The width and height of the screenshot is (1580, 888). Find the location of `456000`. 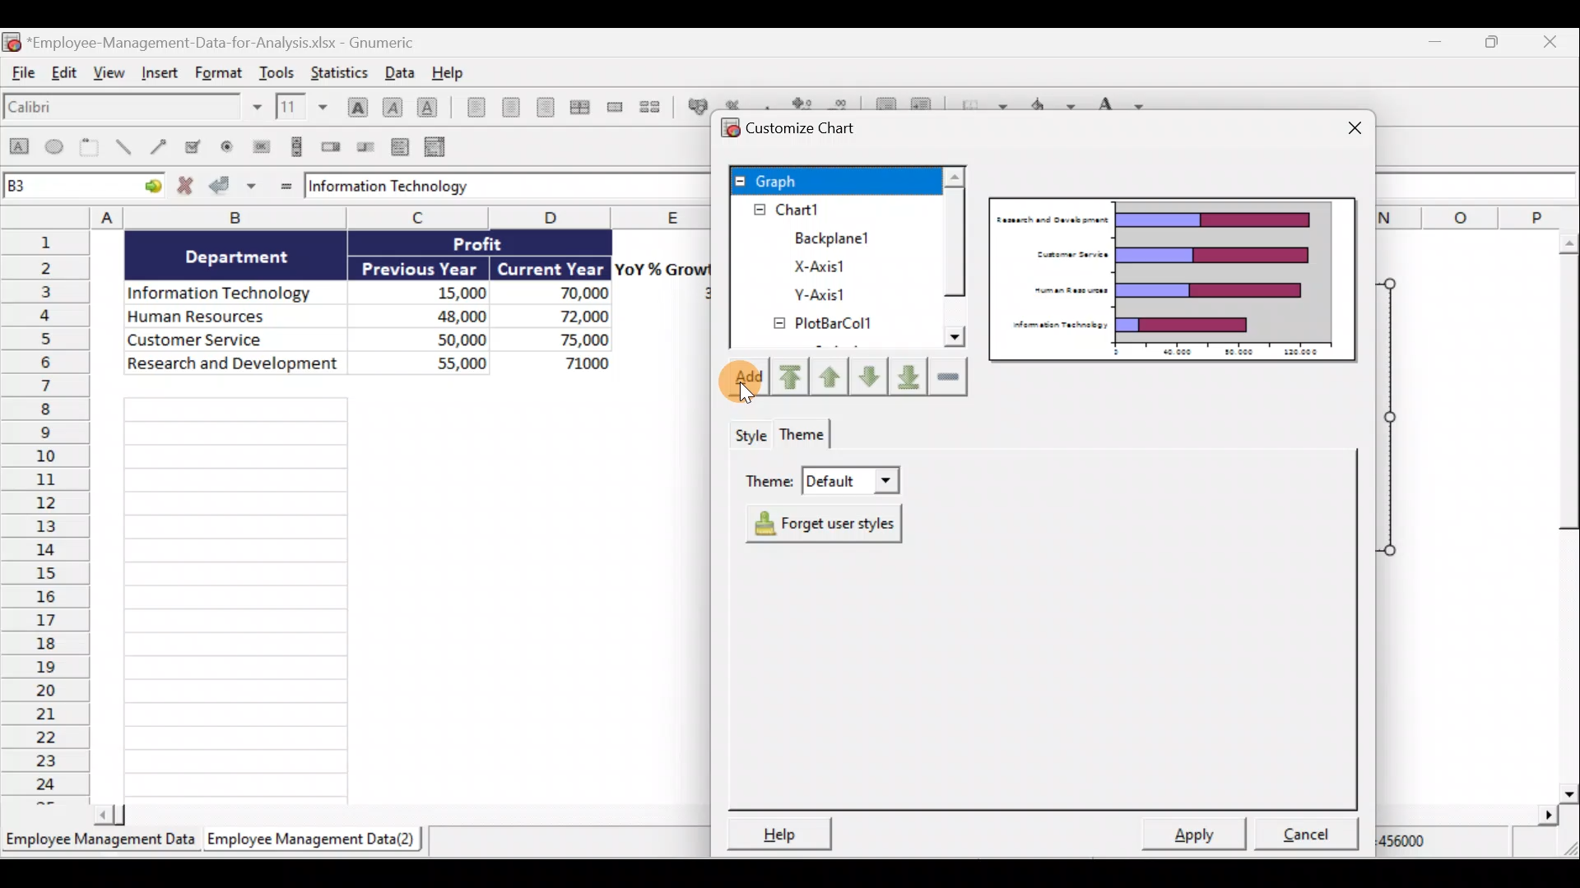

456000 is located at coordinates (1425, 846).